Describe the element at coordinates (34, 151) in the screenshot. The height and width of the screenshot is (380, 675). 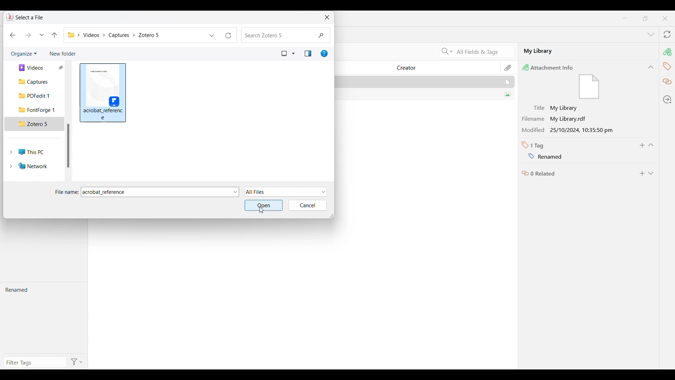
I see `This PC` at that location.